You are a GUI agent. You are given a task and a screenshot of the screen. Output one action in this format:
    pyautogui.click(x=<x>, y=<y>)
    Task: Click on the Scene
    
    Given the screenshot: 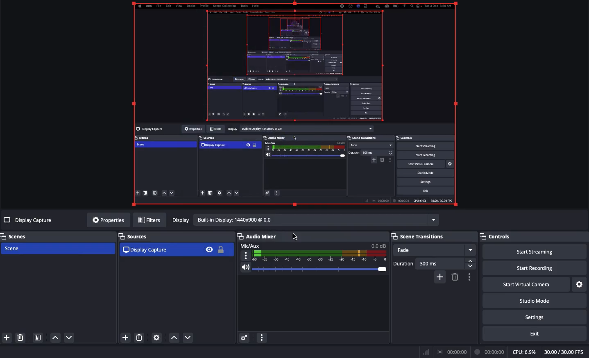 What is the action you would take?
    pyautogui.click(x=57, y=249)
    